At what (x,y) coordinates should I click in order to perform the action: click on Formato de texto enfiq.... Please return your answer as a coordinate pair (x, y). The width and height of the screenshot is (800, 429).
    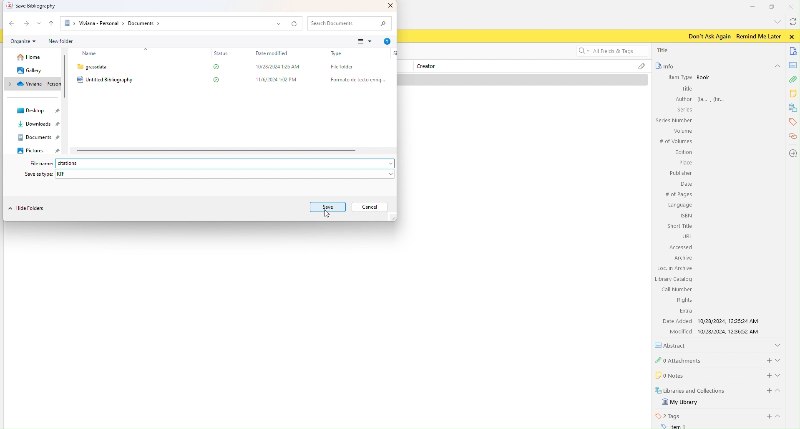
    Looking at the image, I should click on (356, 79).